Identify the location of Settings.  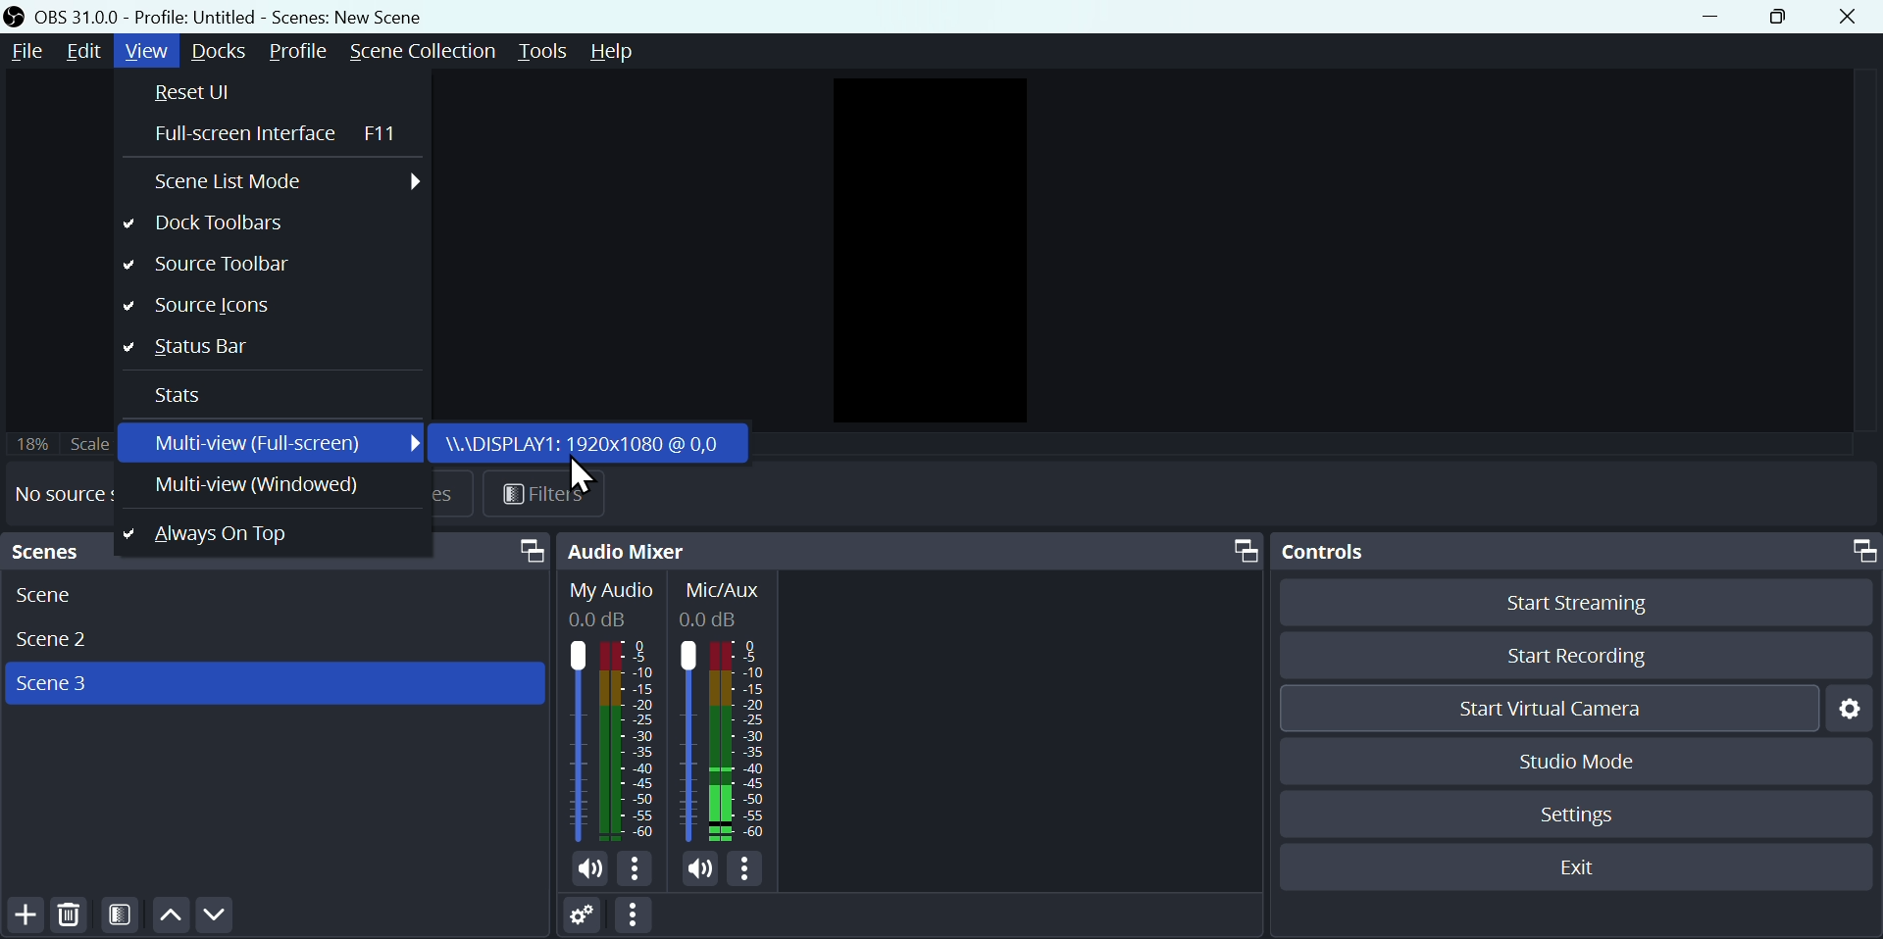
(587, 918).